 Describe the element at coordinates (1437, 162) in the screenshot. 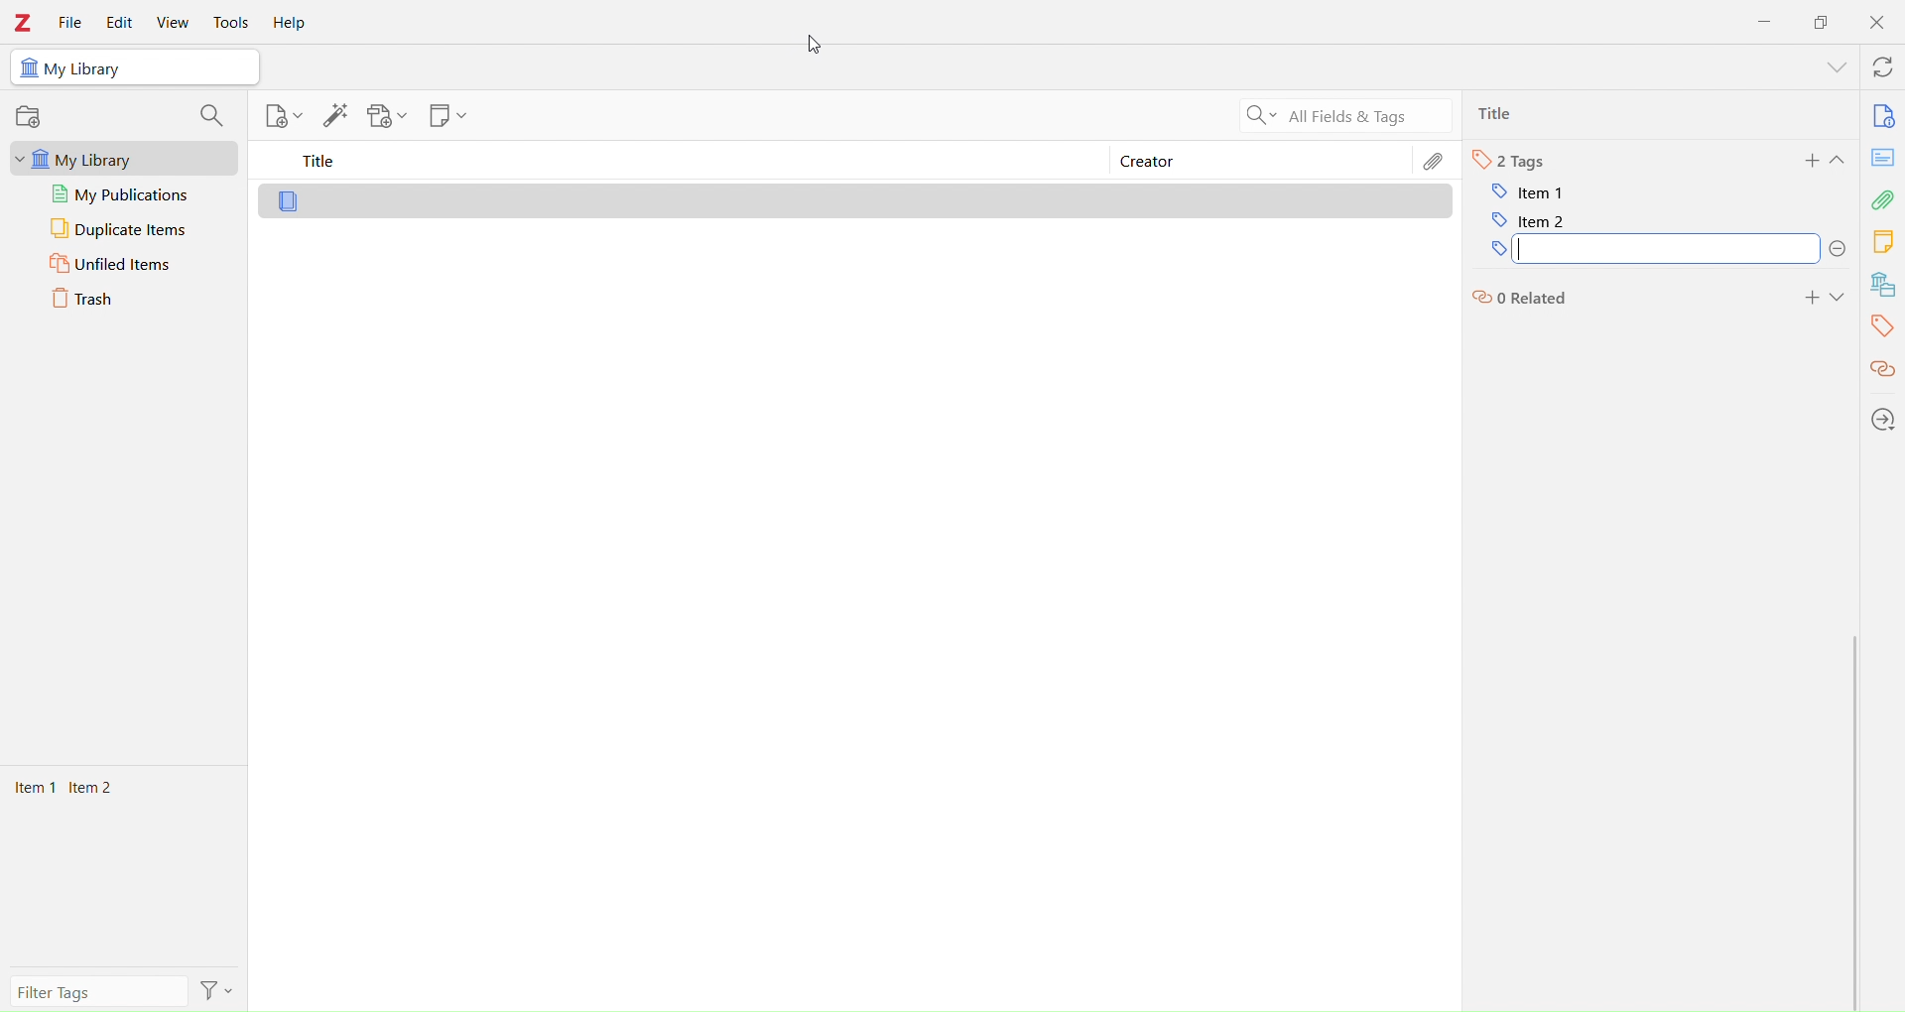

I see `Edit` at that location.